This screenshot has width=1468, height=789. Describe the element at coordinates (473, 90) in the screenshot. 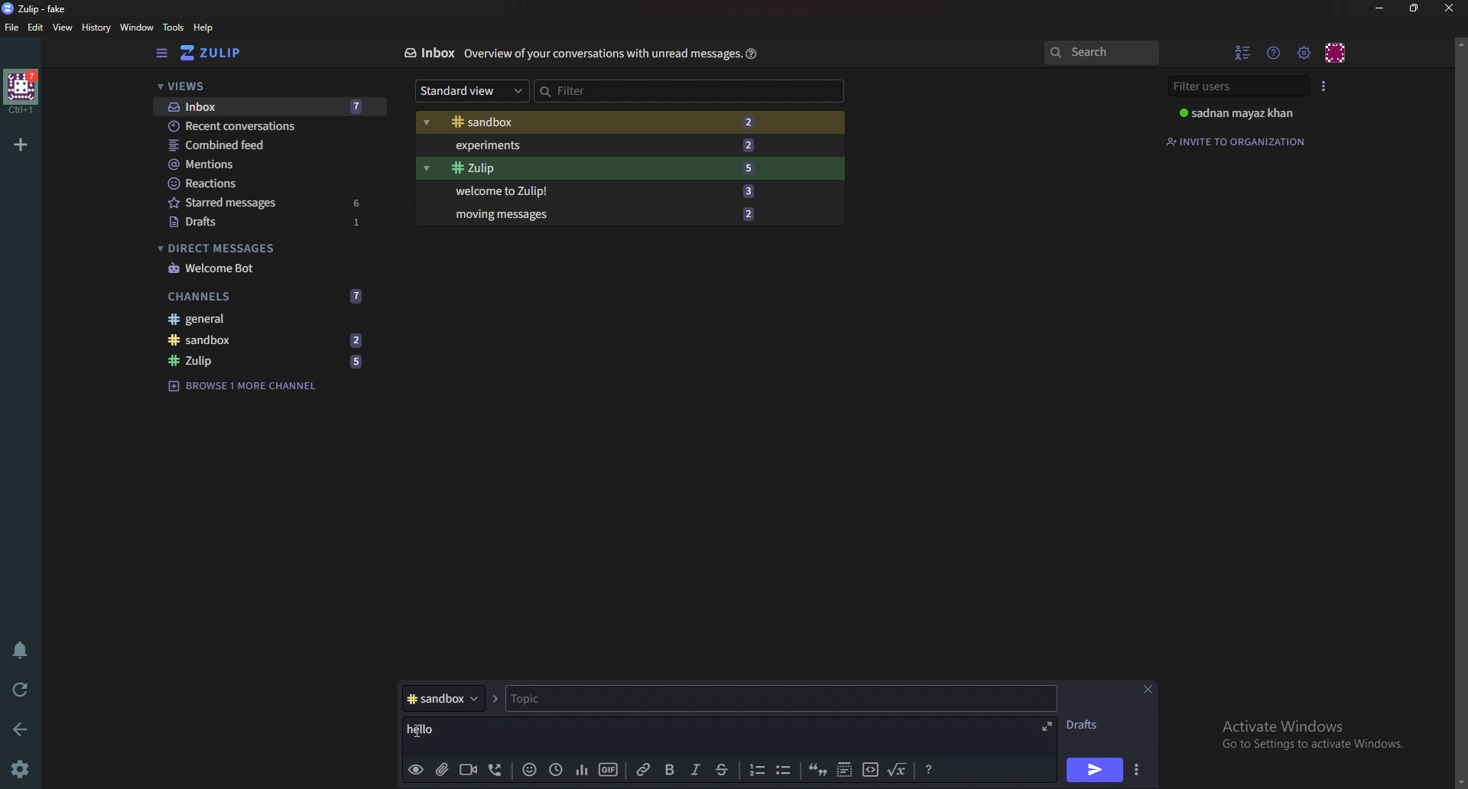

I see `Standard view` at that location.